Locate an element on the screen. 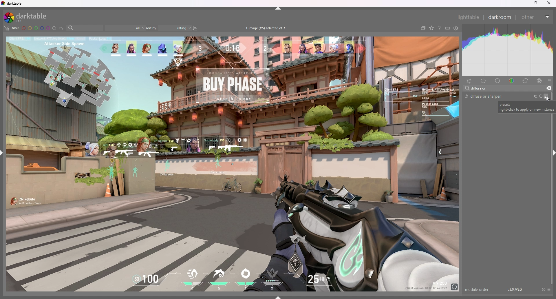 The image size is (556, 299). filter by images rating is located at coordinates (125, 28).